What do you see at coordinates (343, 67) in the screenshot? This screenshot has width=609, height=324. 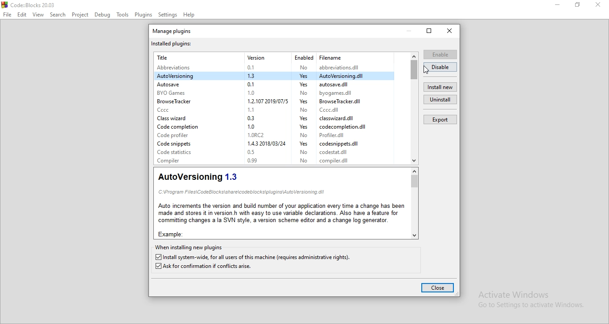 I see `abbreviations.dil` at bounding box center [343, 67].